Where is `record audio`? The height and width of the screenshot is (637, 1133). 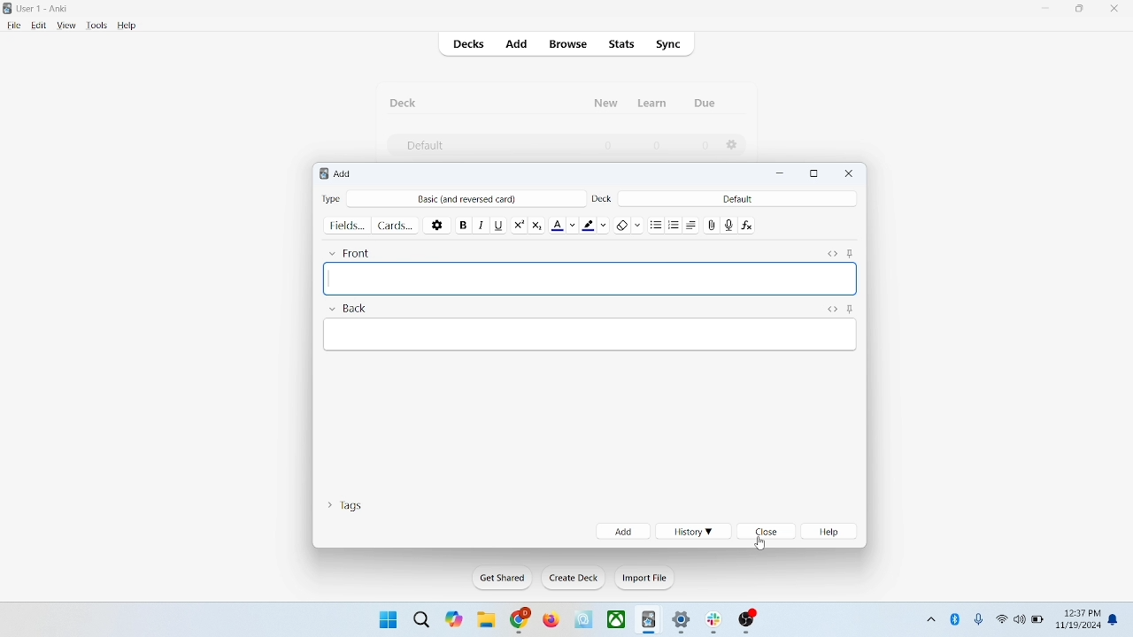 record audio is located at coordinates (729, 225).